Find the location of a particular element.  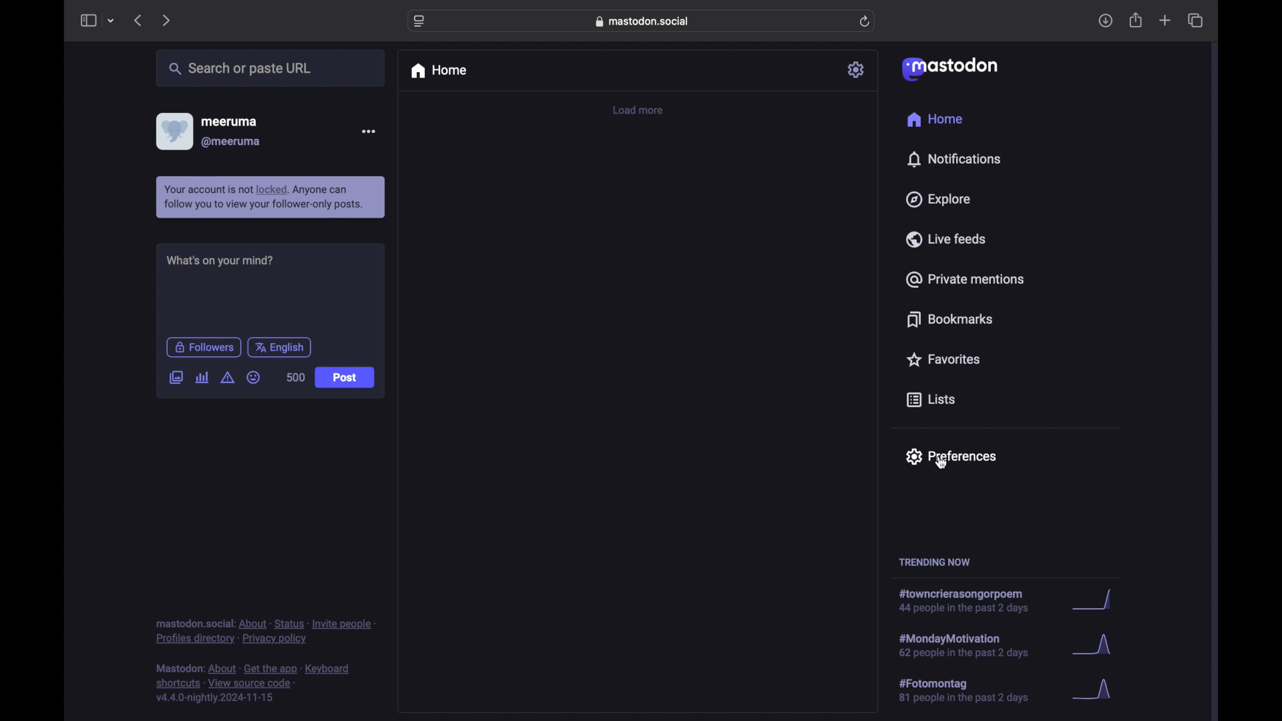

website settings is located at coordinates (419, 21).